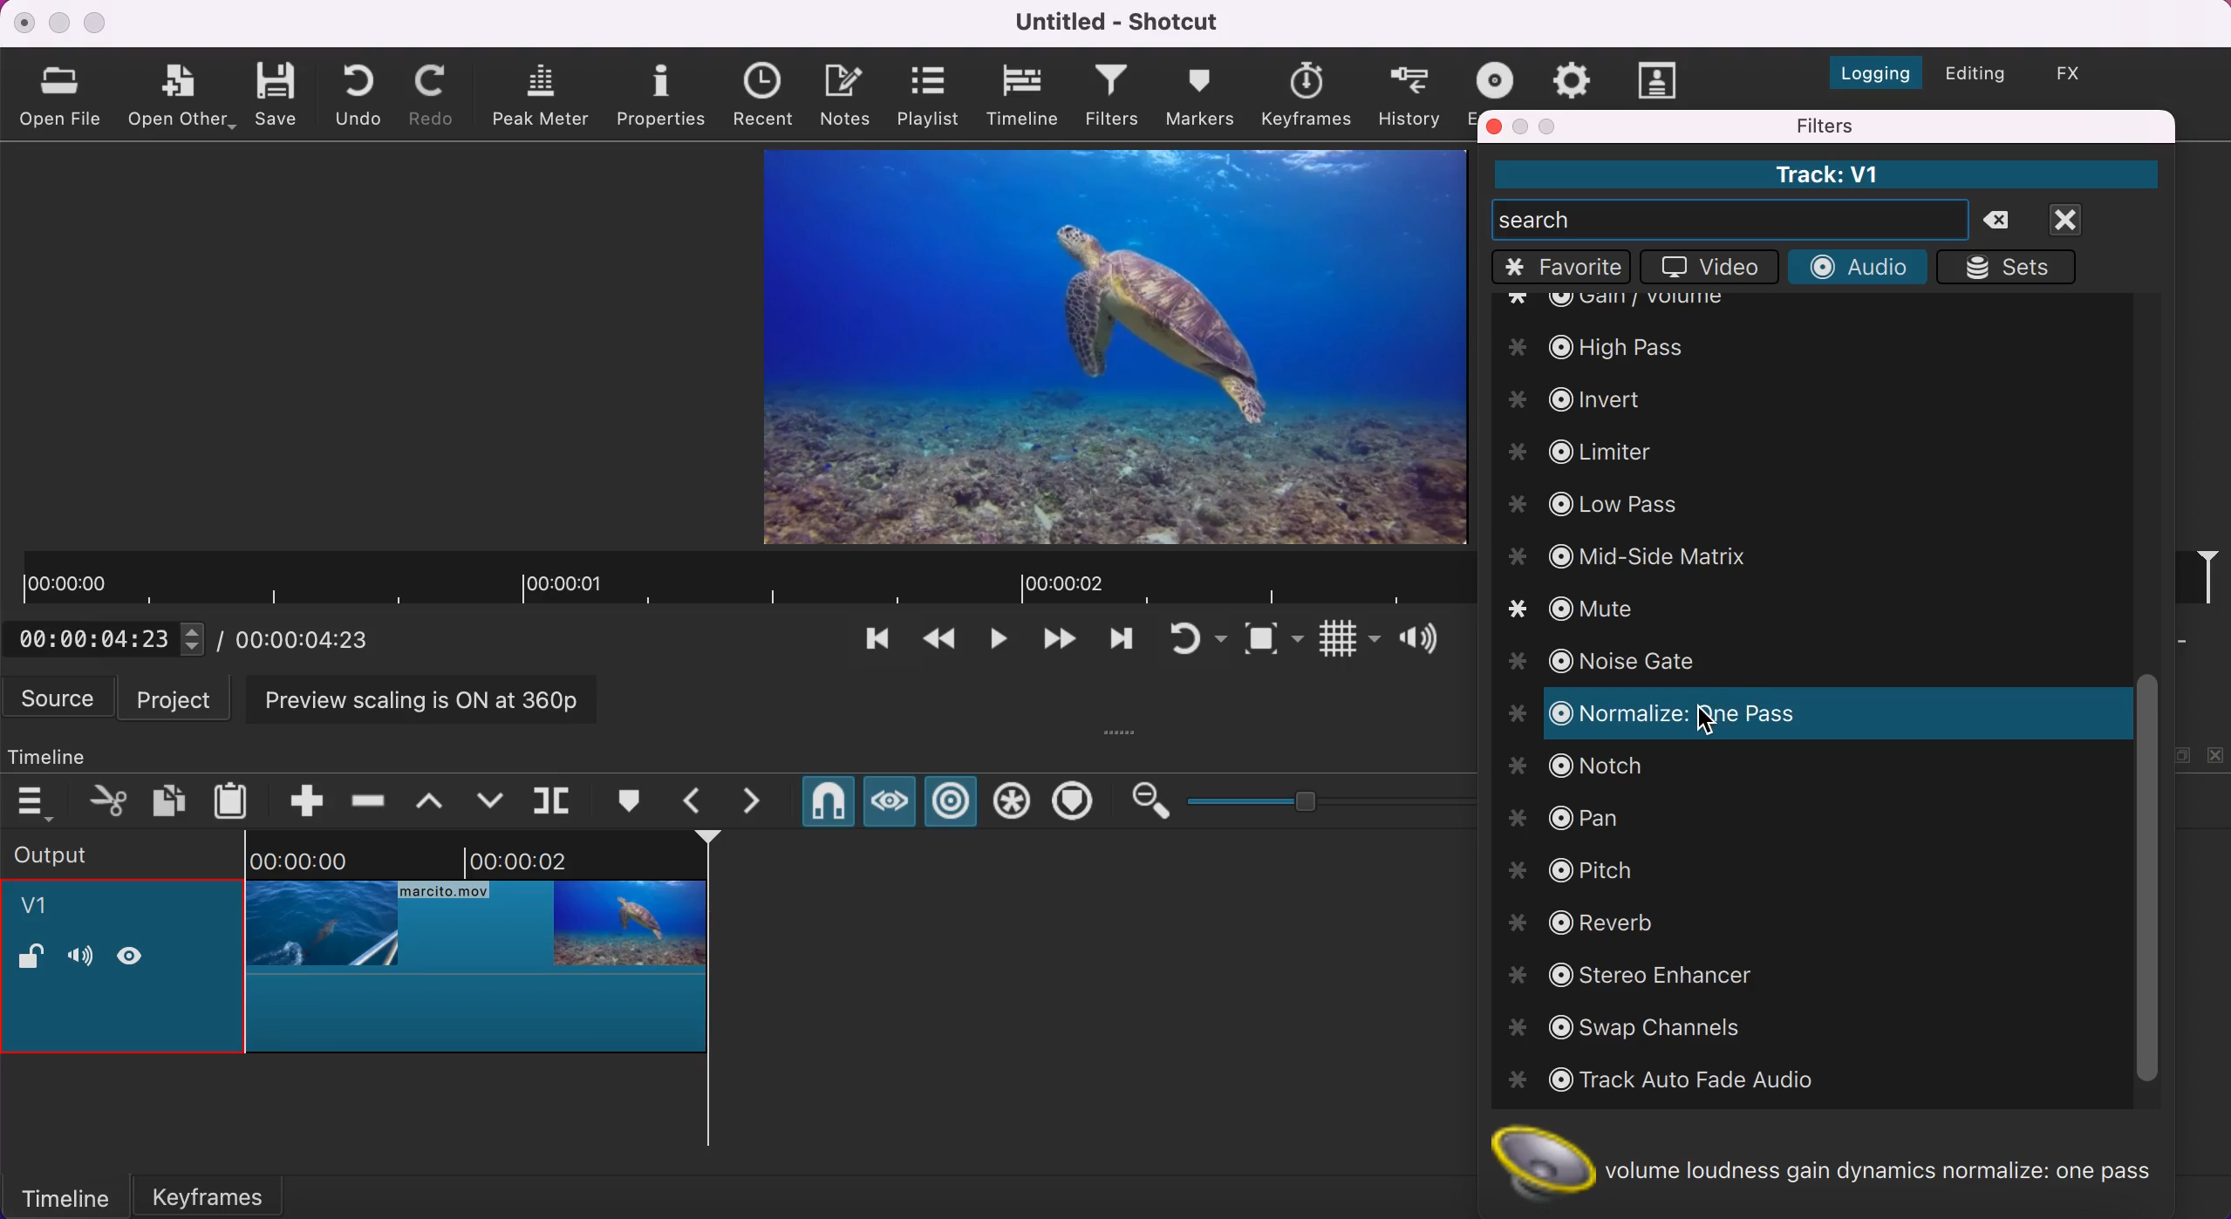 The width and height of the screenshot is (2231, 1219). I want to click on favorite, so click(1562, 267).